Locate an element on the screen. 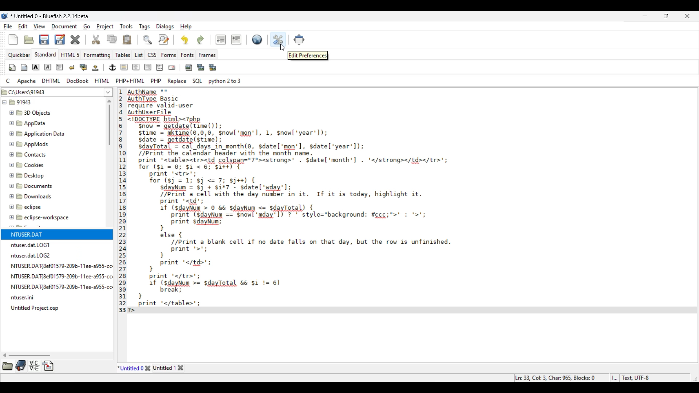 This screenshot has width=699, height=393. Fonts is located at coordinates (187, 55).